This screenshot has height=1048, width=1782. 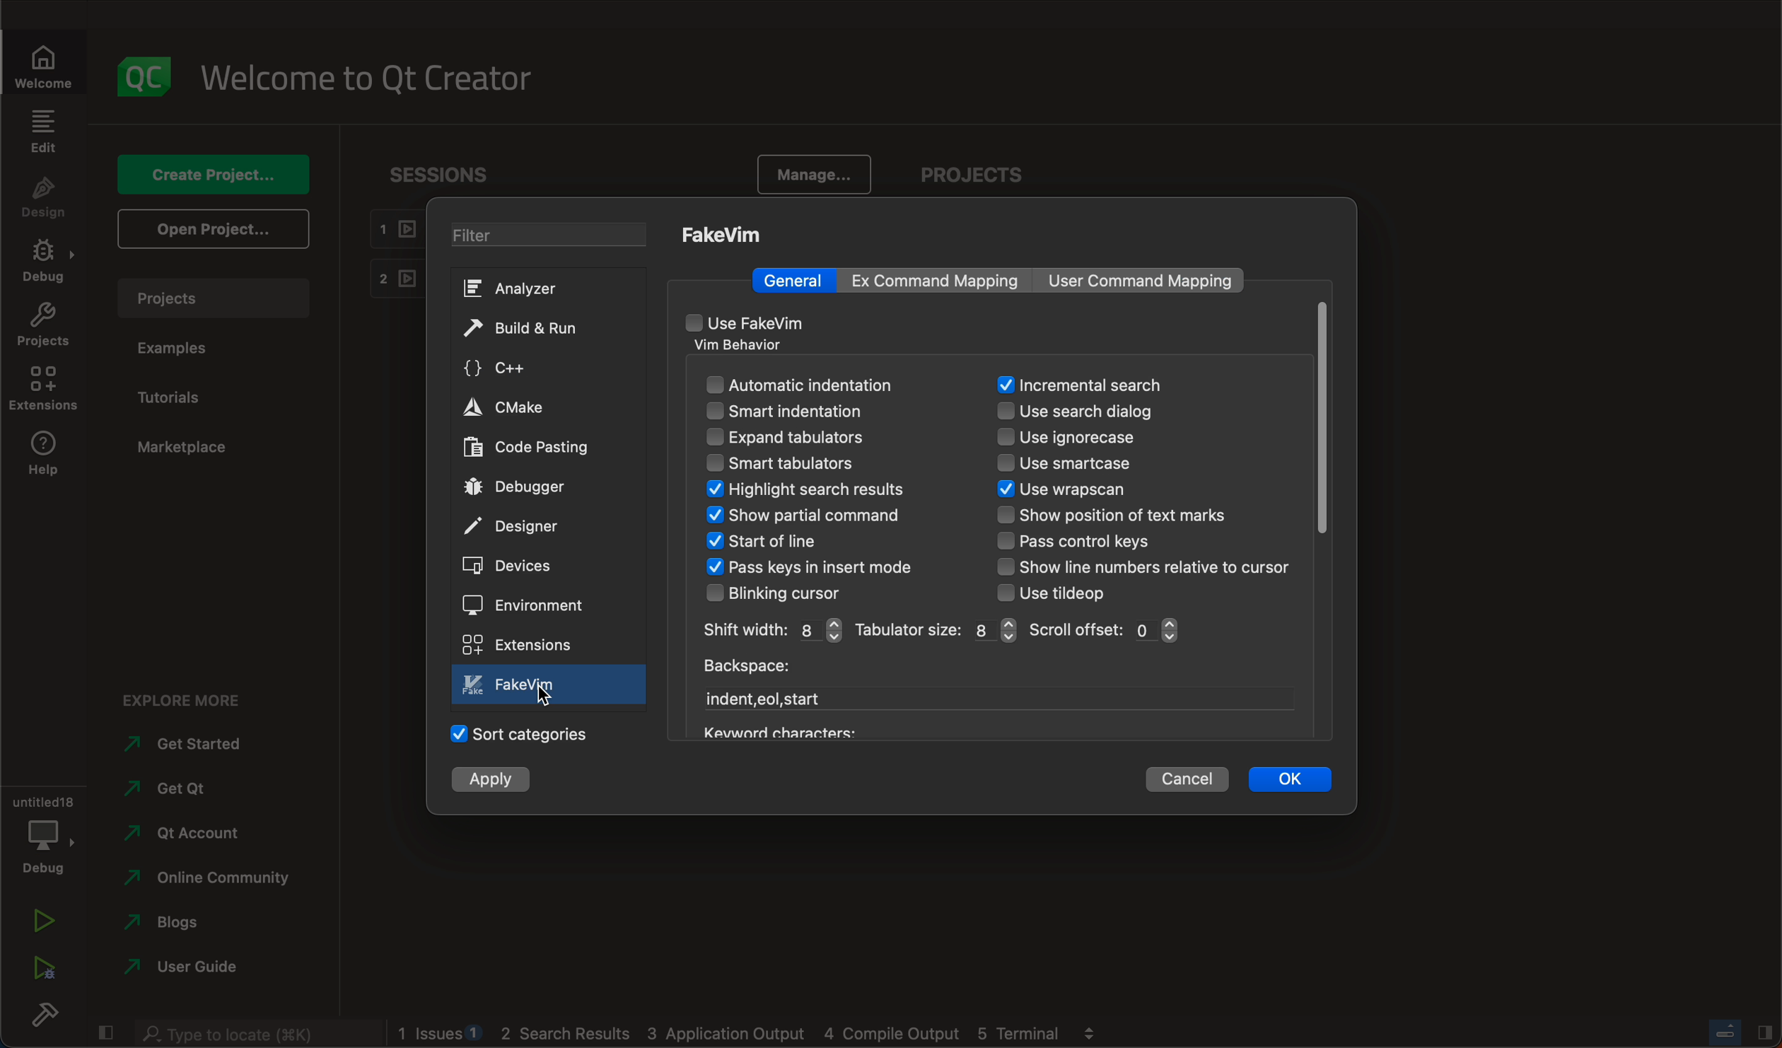 I want to click on explore, so click(x=191, y=701).